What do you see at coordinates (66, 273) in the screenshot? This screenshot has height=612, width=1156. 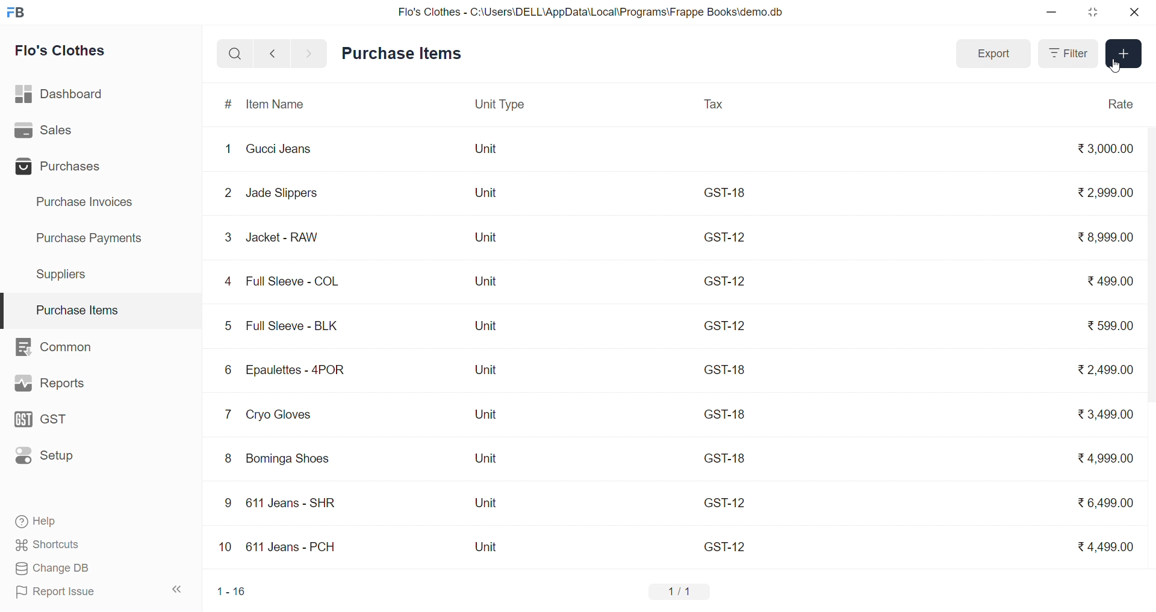 I see `Suppliers` at bounding box center [66, 273].